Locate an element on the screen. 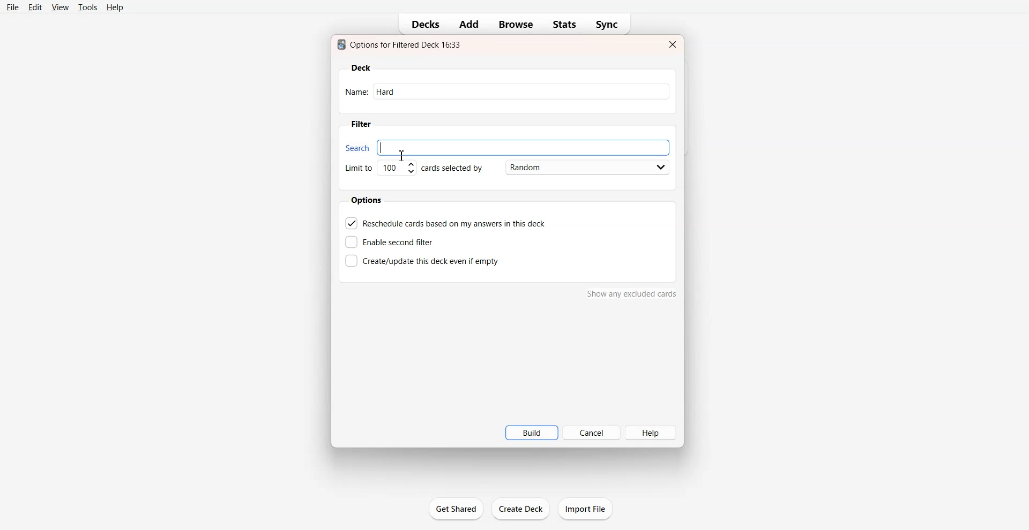  Build is located at coordinates (532, 433).